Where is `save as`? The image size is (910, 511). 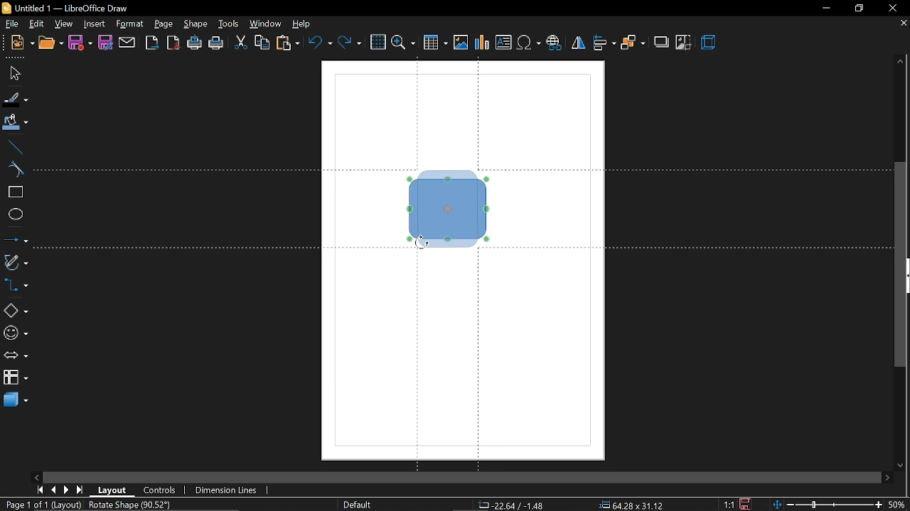
save as is located at coordinates (105, 43).